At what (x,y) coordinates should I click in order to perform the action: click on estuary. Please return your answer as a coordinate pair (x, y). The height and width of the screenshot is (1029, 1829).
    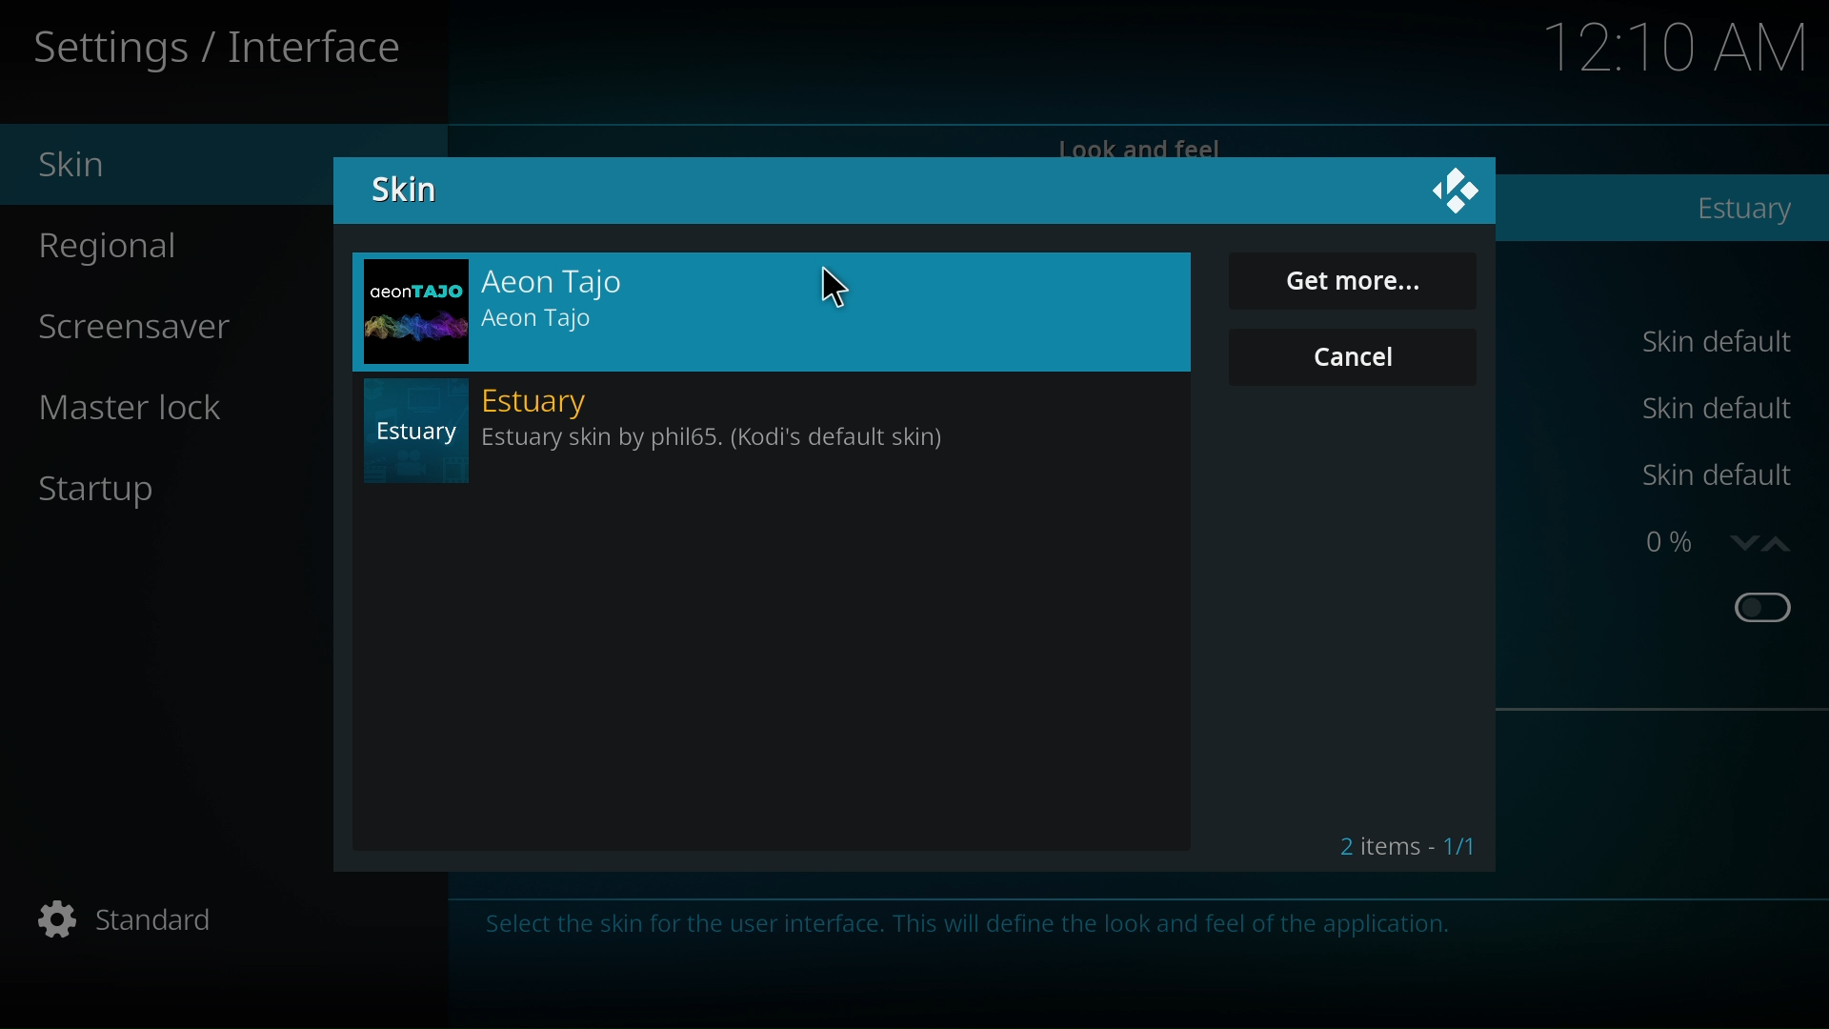
    Looking at the image, I should click on (1737, 211).